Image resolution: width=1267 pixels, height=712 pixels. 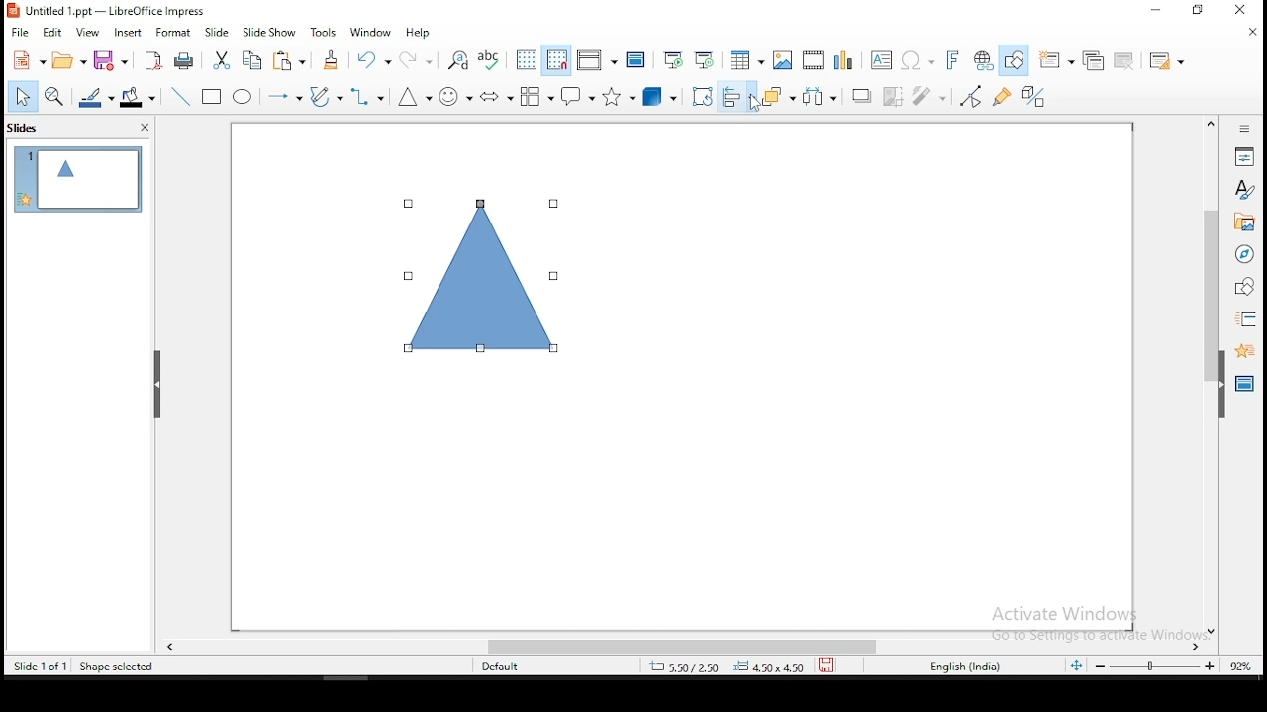 What do you see at coordinates (492, 60) in the screenshot?
I see `spell check` at bounding box center [492, 60].